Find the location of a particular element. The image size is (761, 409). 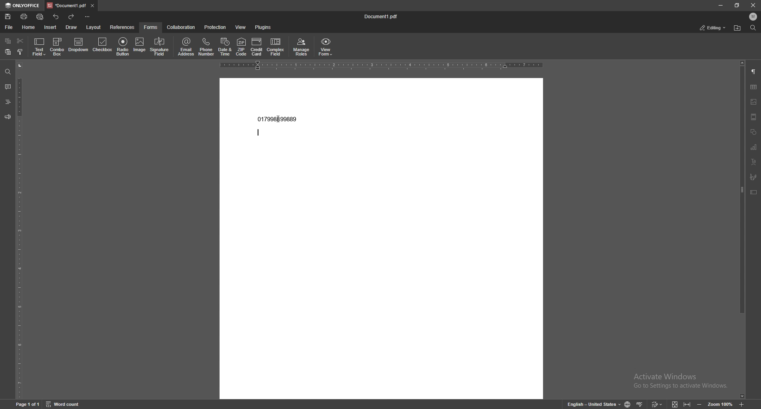

save is located at coordinates (8, 17).